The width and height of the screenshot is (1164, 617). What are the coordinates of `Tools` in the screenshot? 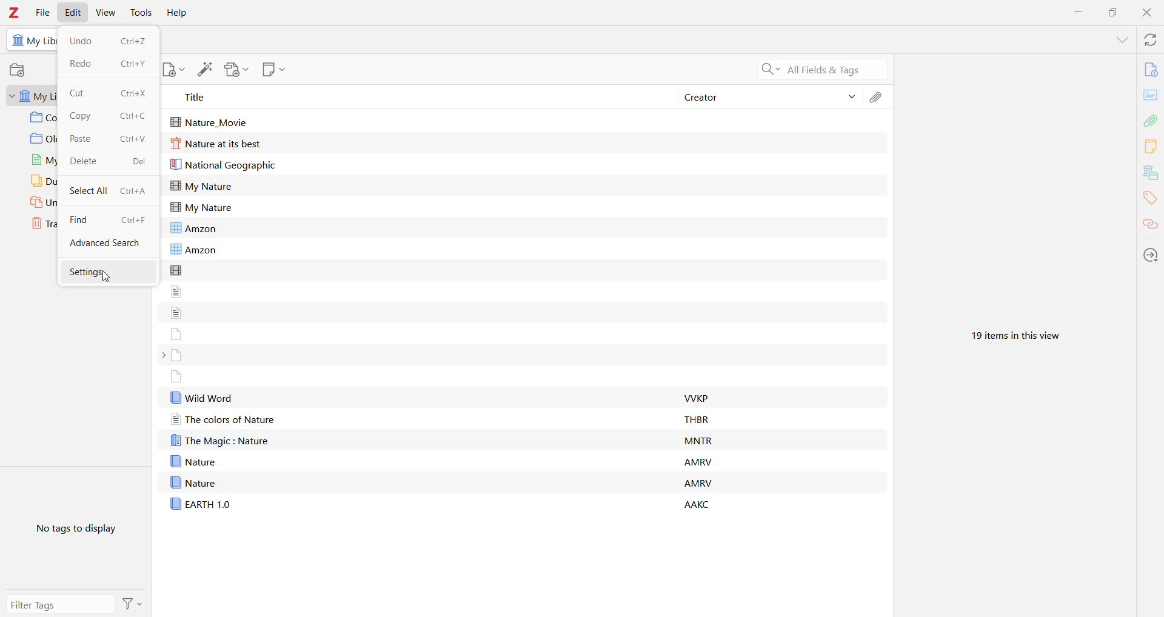 It's located at (141, 12).